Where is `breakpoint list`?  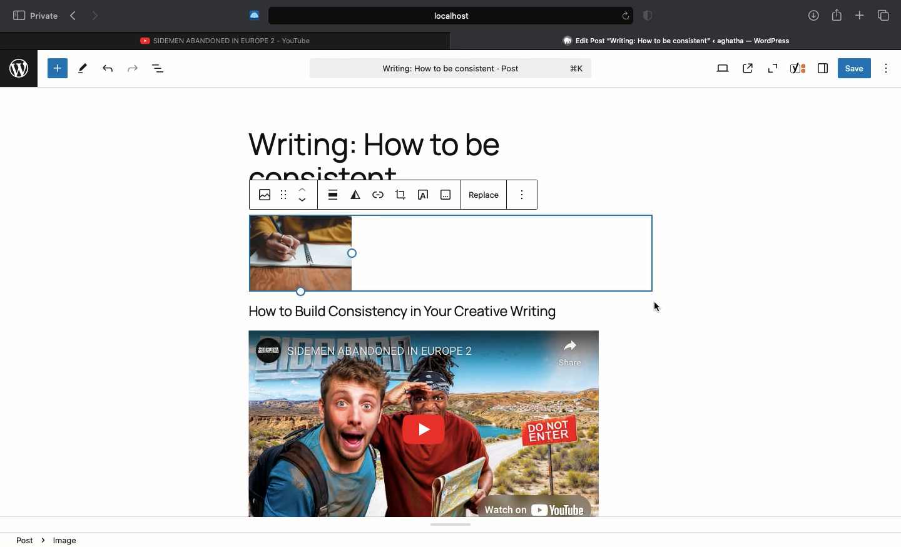 breakpoint list is located at coordinates (333, 194).